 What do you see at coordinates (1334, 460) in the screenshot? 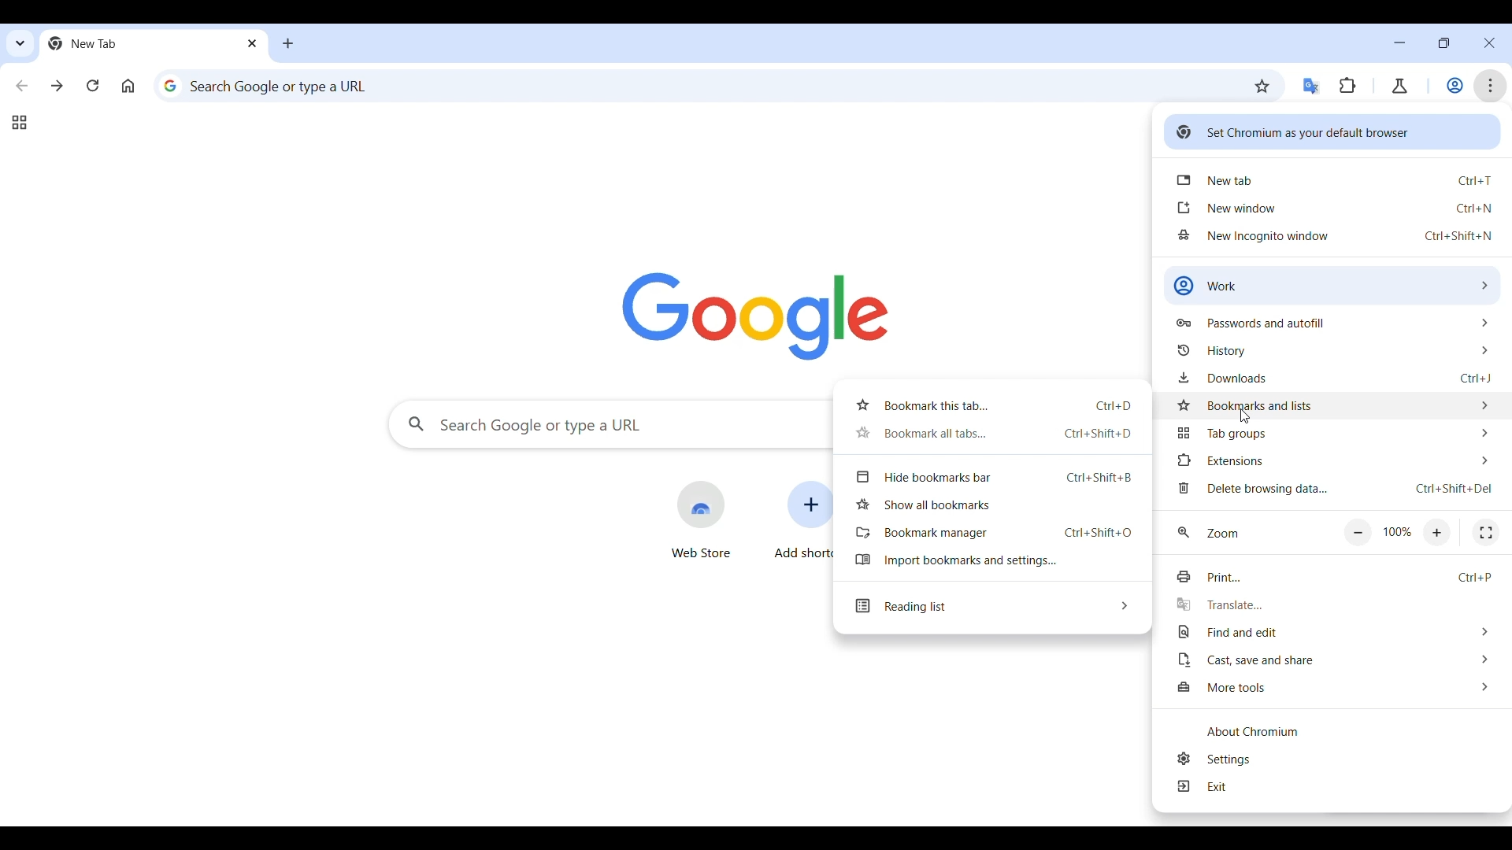
I see `Extensions` at bounding box center [1334, 460].